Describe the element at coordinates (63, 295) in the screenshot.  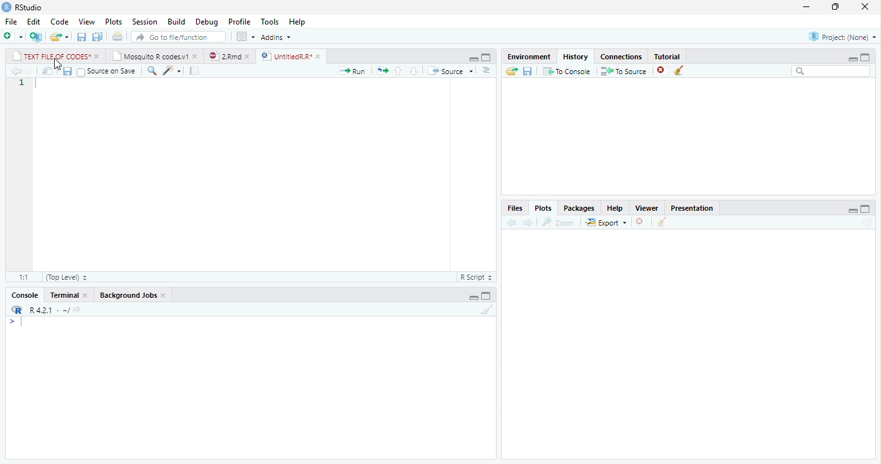
I see `Terminal` at that location.